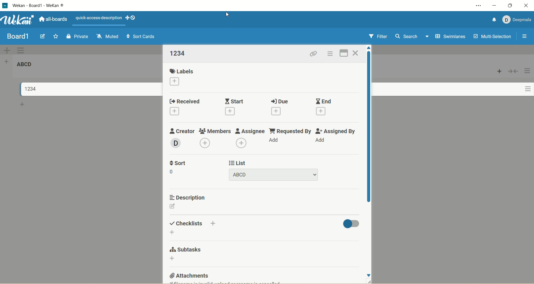 This screenshot has width=534, height=284. What do you see at coordinates (24, 64) in the screenshot?
I see `title` at bounding box center [24, 64].